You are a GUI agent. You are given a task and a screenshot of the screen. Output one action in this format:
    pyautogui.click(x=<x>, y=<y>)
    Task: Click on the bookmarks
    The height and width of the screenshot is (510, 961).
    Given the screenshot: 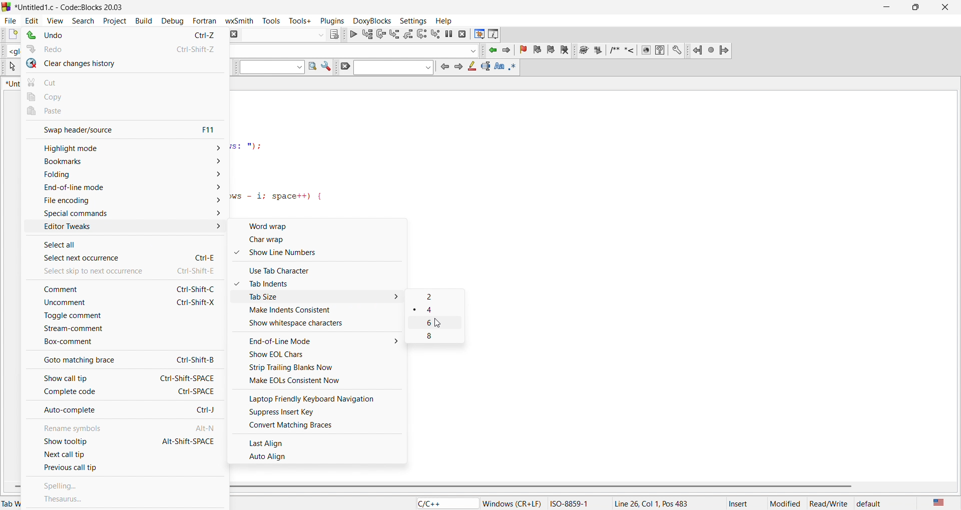 What is the action you would take?
    pyautogui.click(x=124, y=163)
    